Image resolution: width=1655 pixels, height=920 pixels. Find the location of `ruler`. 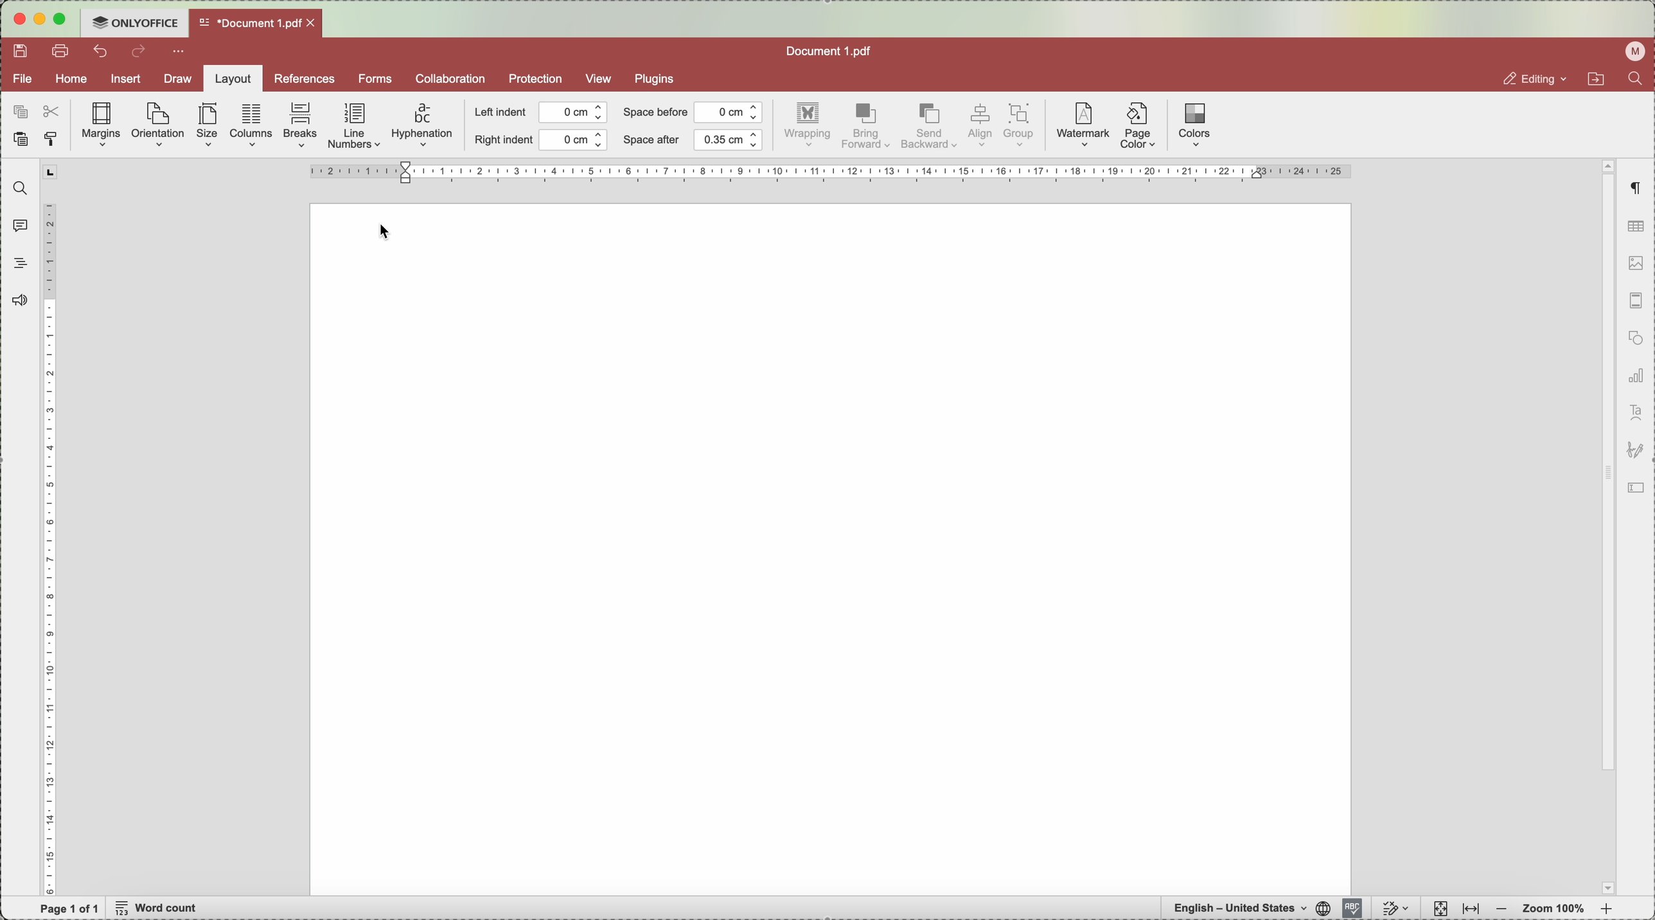

ruler is located at coordinates (51, 528).